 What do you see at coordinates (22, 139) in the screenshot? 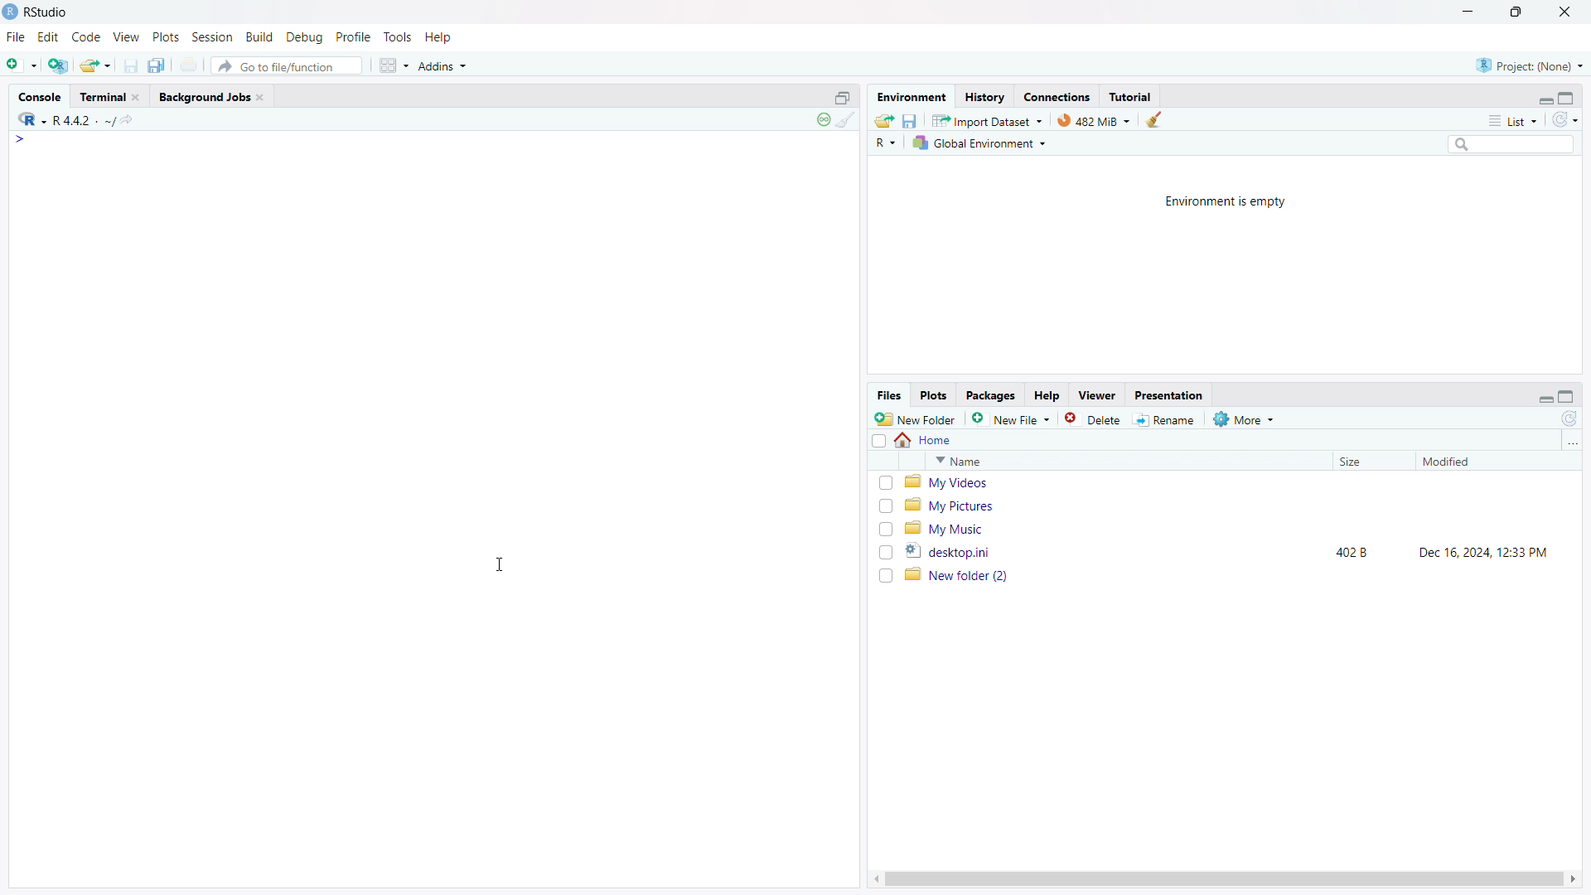
I see `>` at bounding box center [22, 139].